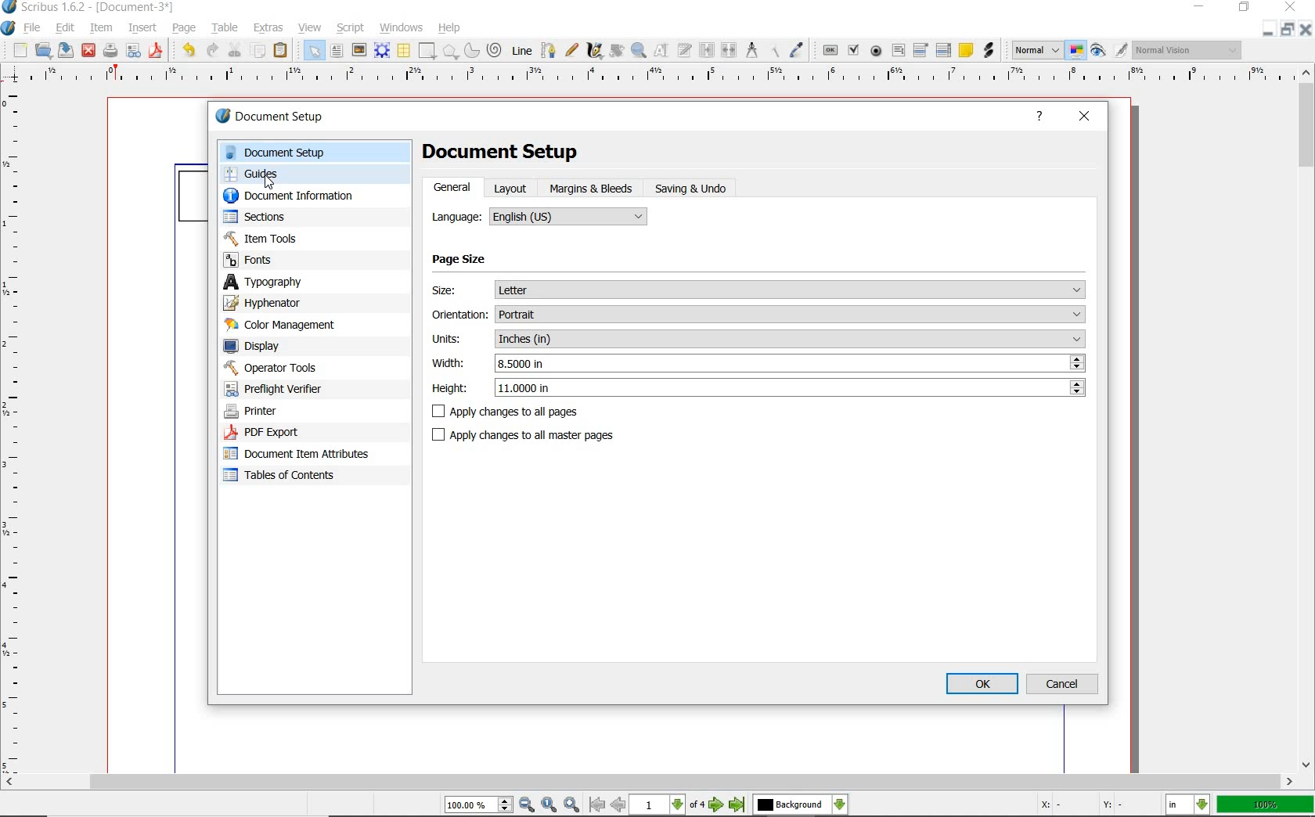 Image resolution: width=1315 pixels, height=817 pixels. What do you see at coordinates (1063, 684) in the screenshot?
I see `cancel` at bounding box center [1063, 684].